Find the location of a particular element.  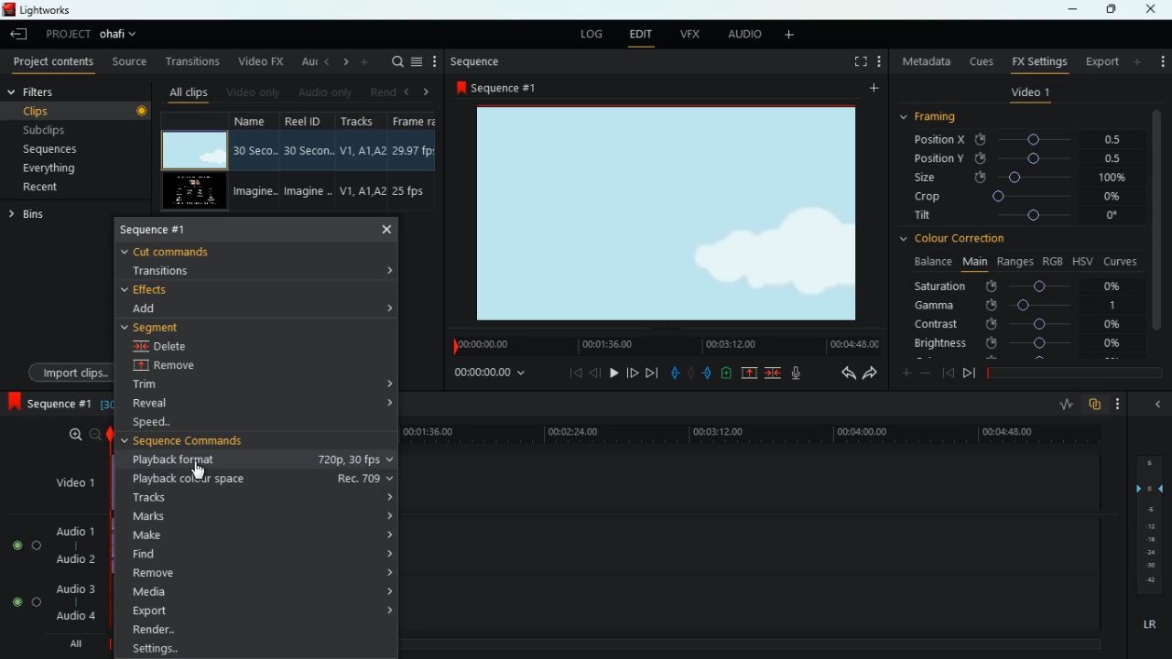

screen is located at coordinates (672, 215).